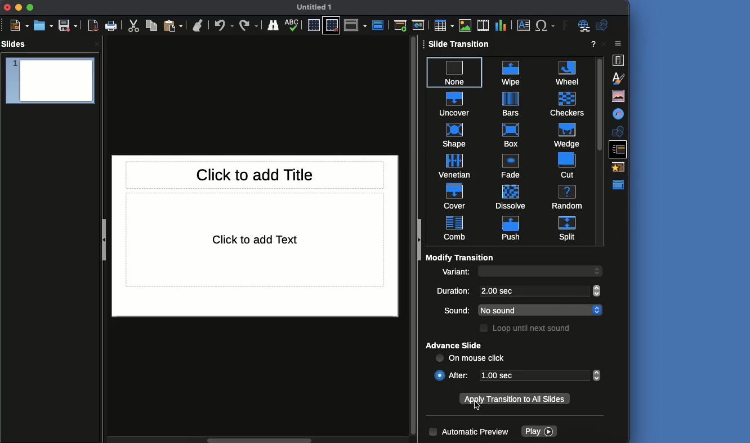 The width and height of the screenshot is (750, 443). I want to click on cut, so click(561, 164).